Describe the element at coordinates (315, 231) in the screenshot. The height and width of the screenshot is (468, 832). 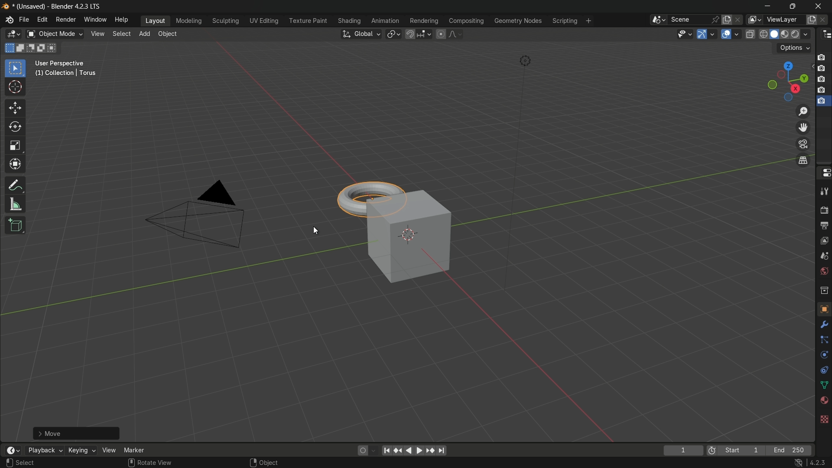
I see `cursor` at that location.